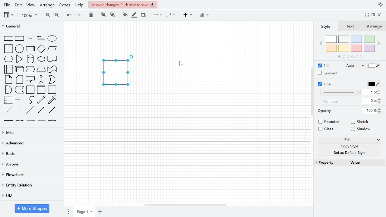 This screenshot has width=386, height=217. What do you see at coordinates (321, 44) in the screenshot?
I see `previous` at bounding box center [321, 44].